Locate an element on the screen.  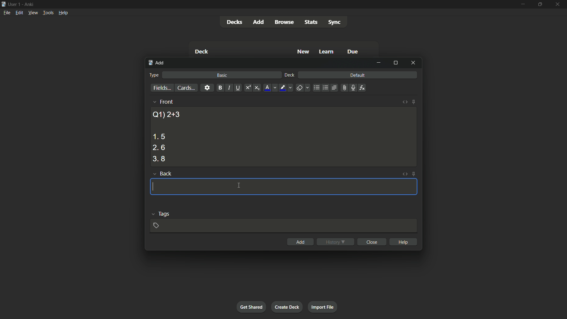
default is located at coordinates (357, 75).